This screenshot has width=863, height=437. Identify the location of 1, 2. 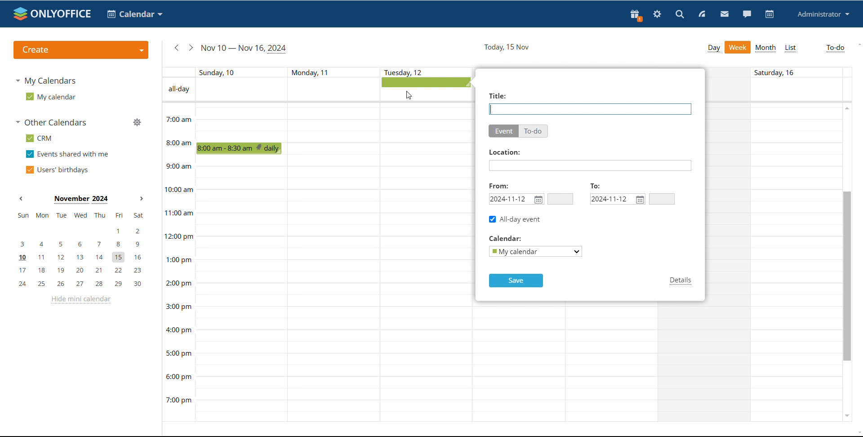
(80, 229).